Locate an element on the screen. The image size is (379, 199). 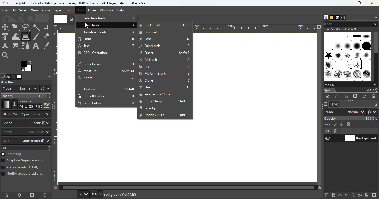
Blur/sharpen is located at coordinates (165, 101).